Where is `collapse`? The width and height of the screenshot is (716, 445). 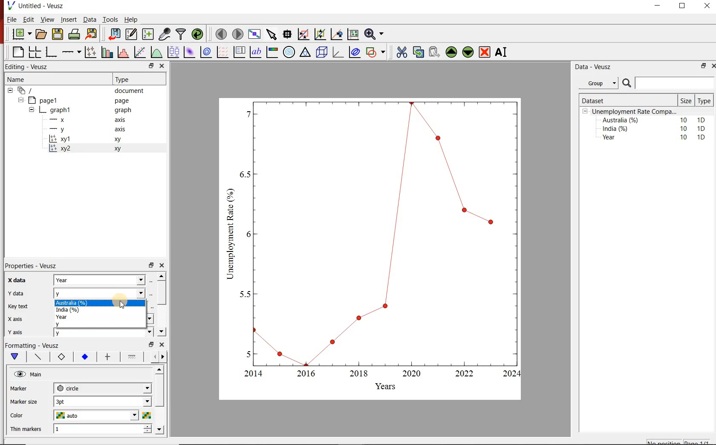
collapse is located at coordinates (31, 111).